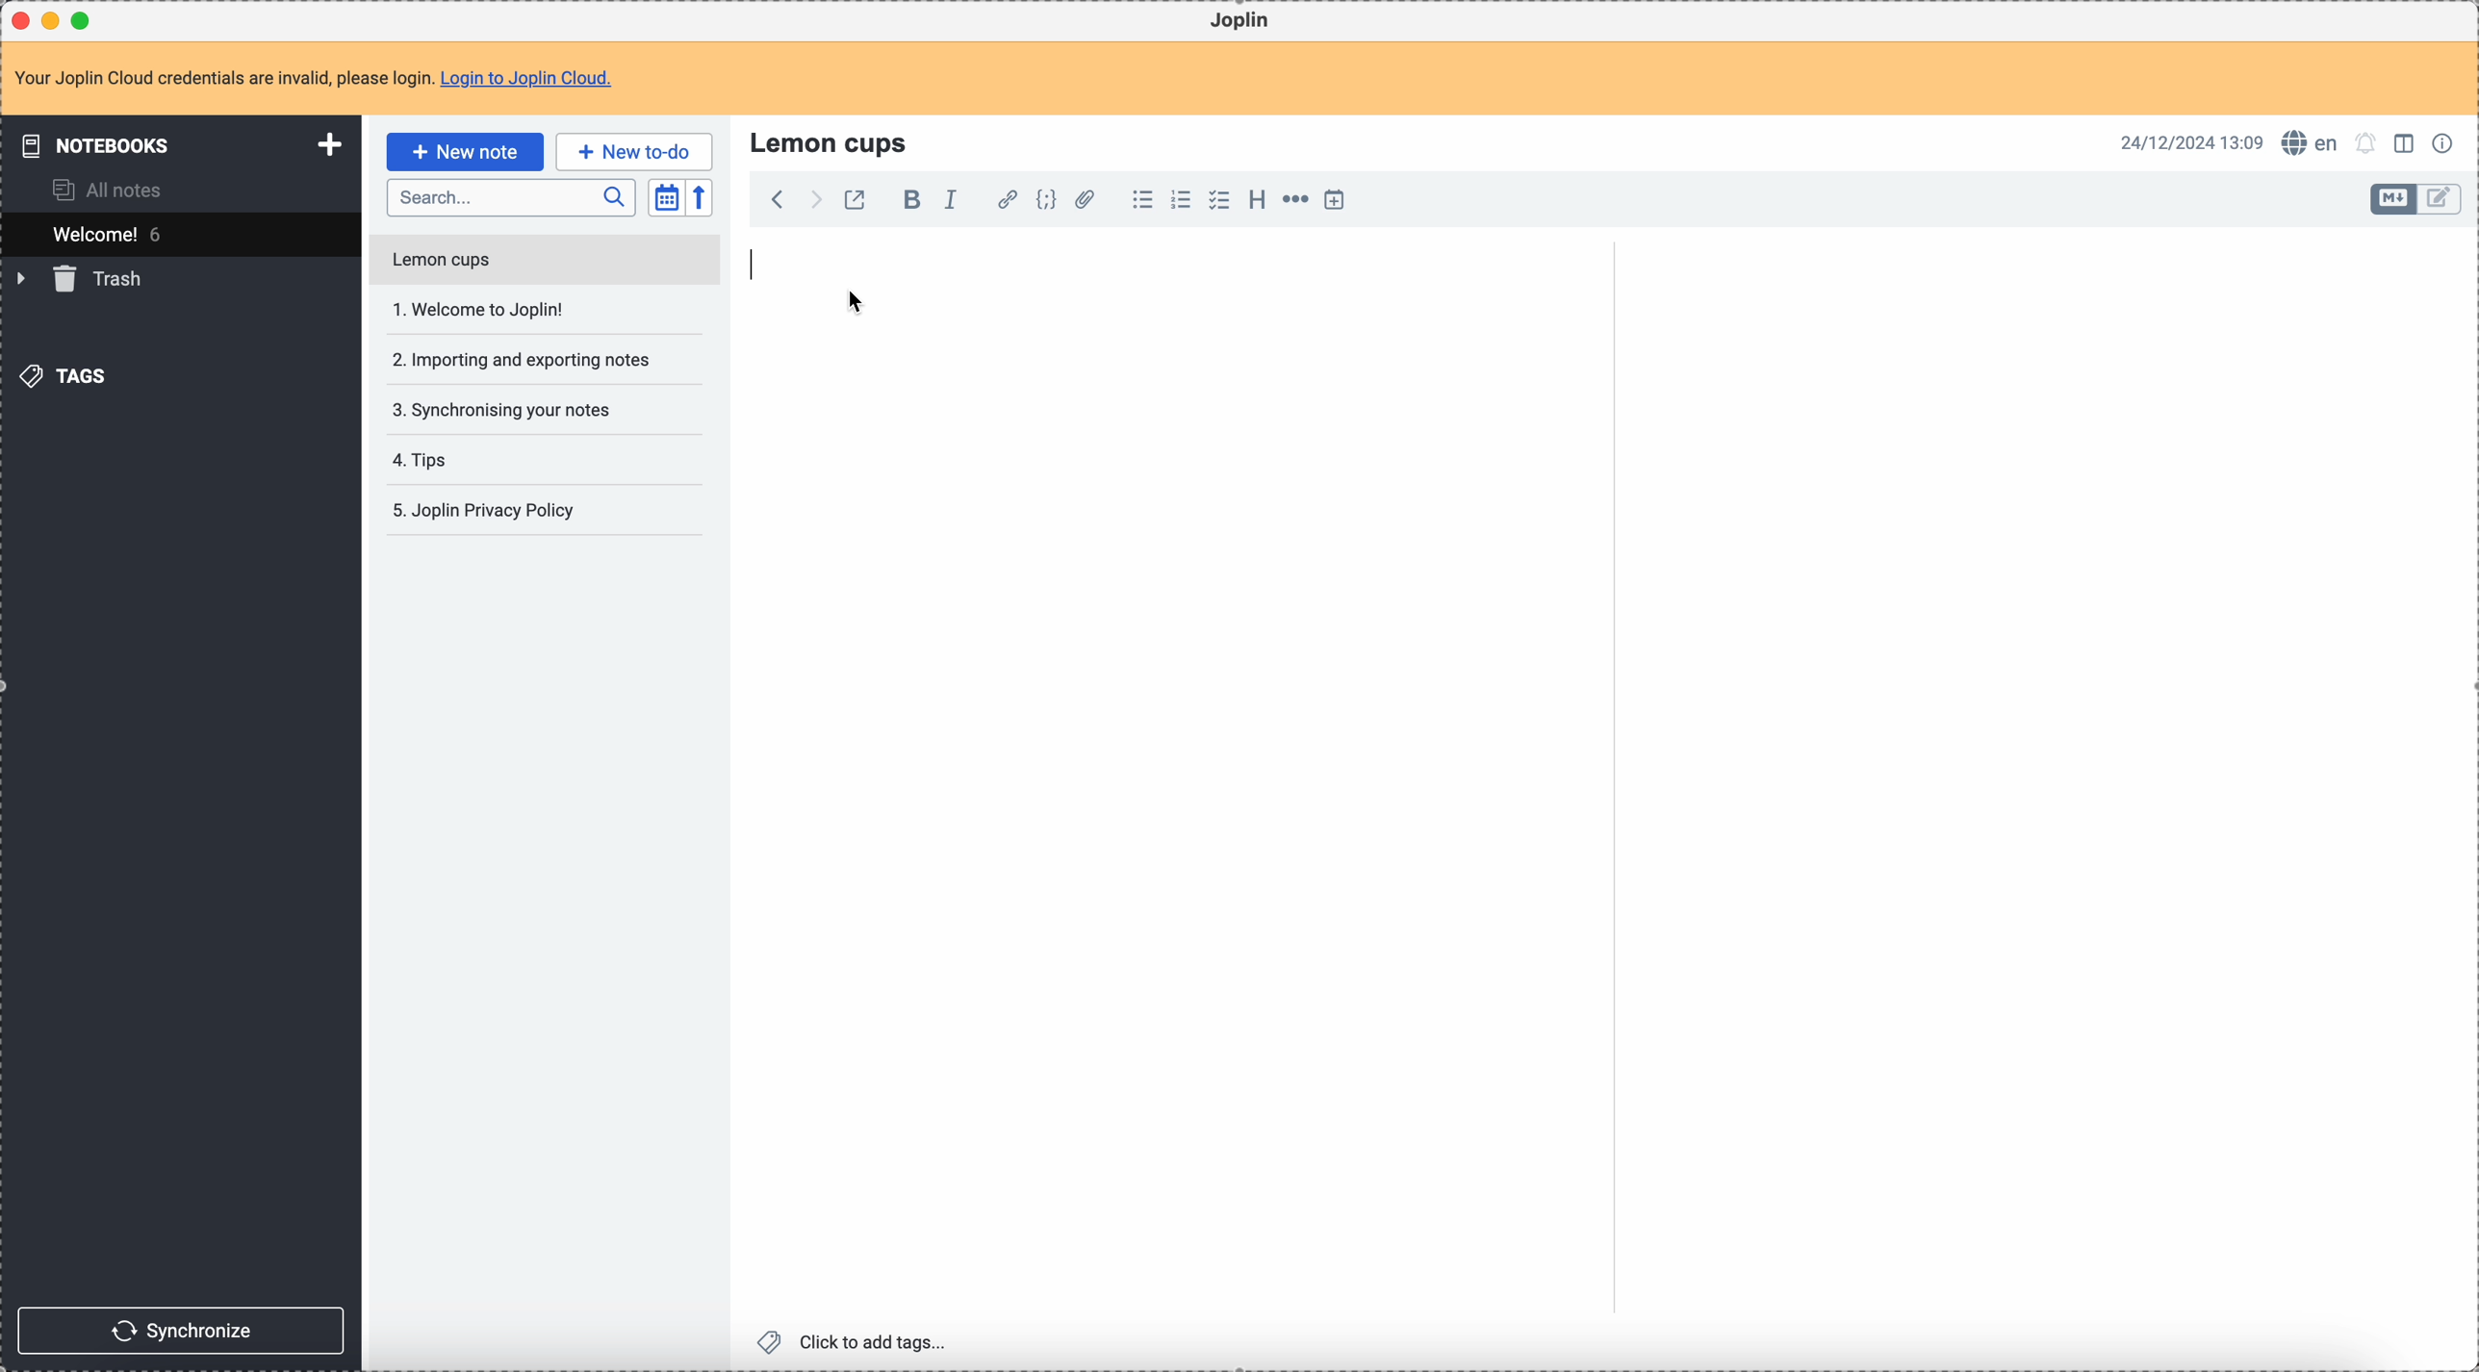 This screenshot has width=2479, height=1372. Describe the element at coordinates (2441, 200) in the screenshot. I see `toggle edit layout` at that location.